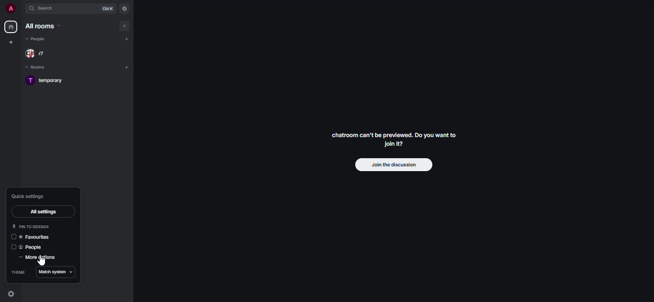  Describe the element at coordinates (52, 81) in the screenshot. I see `room` at that location.